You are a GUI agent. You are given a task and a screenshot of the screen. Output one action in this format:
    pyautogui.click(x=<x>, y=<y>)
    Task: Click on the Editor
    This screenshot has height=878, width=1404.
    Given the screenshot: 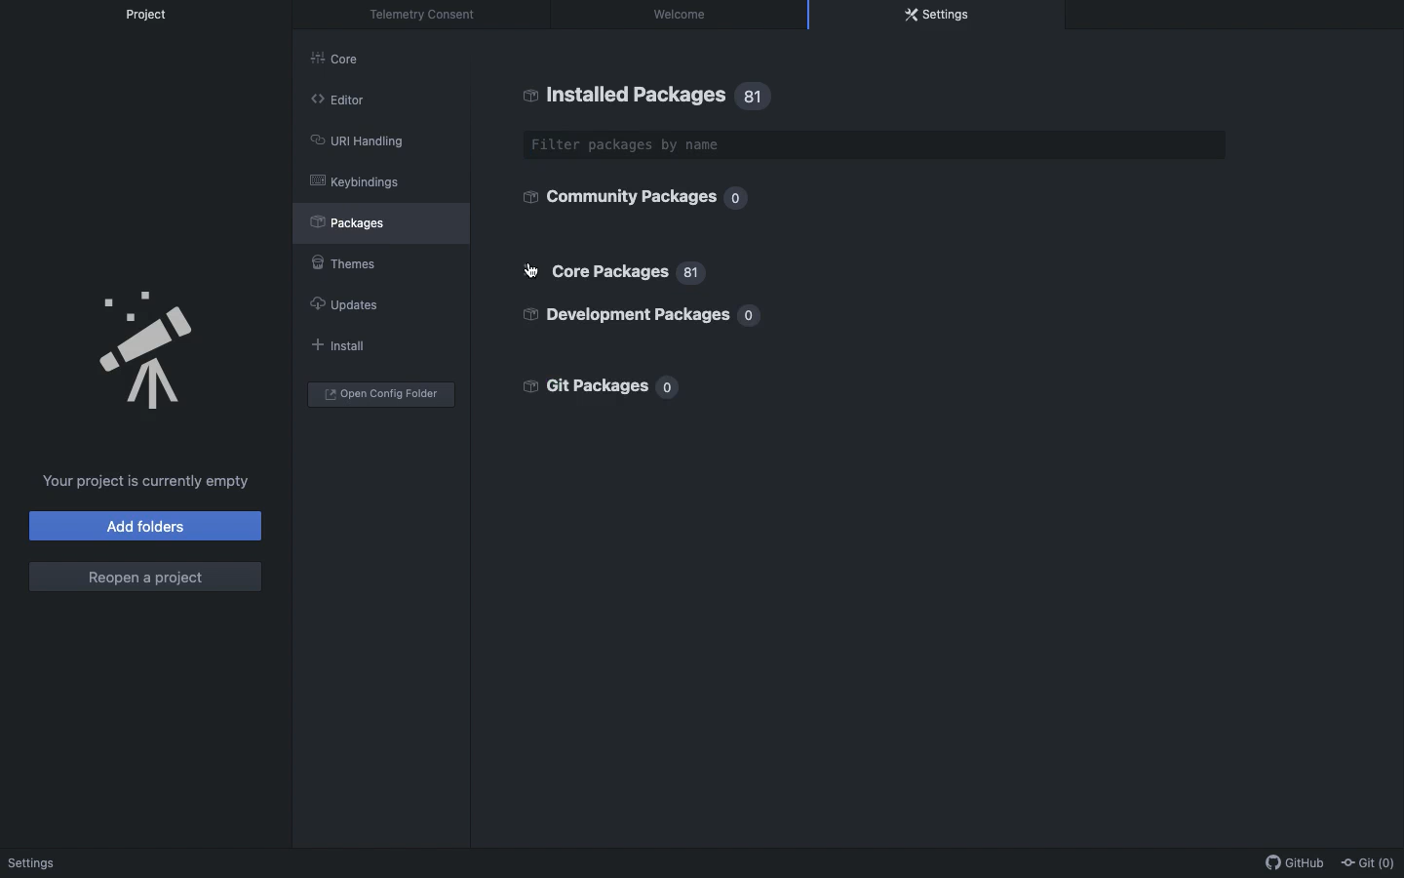 What is the action you would take?
    pyautogui.click(x=337, y=98)
    